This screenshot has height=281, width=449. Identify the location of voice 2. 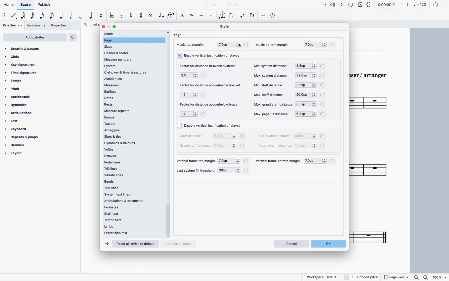
(253, 16).